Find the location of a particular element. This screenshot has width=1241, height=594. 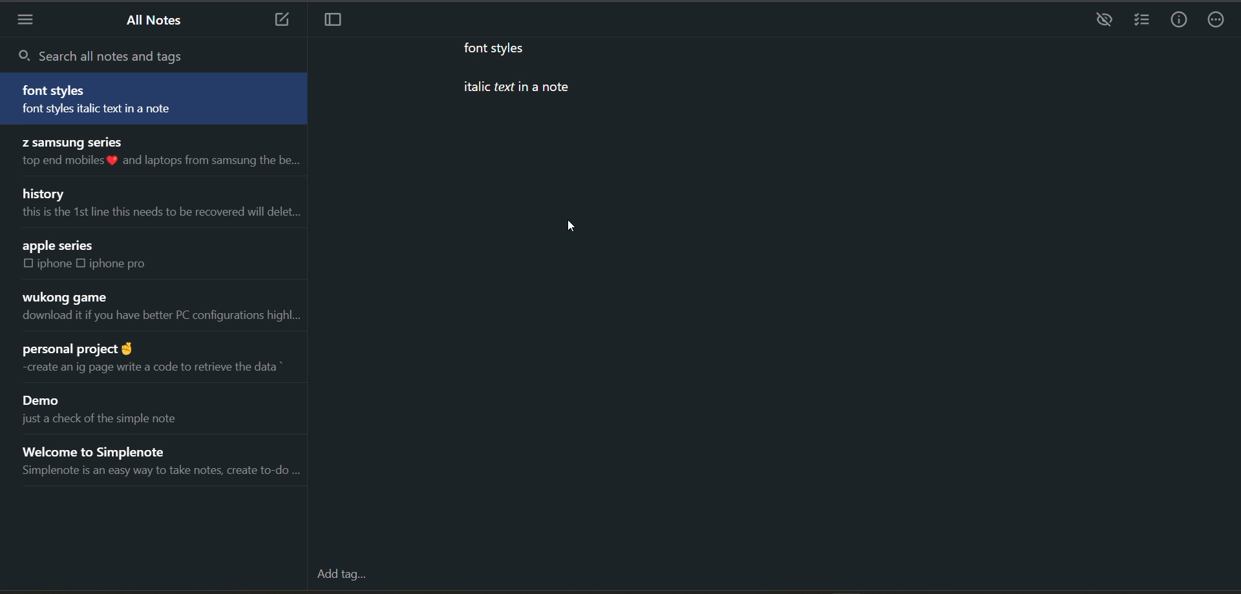

note title and preview is located at coordinates (161, 205).